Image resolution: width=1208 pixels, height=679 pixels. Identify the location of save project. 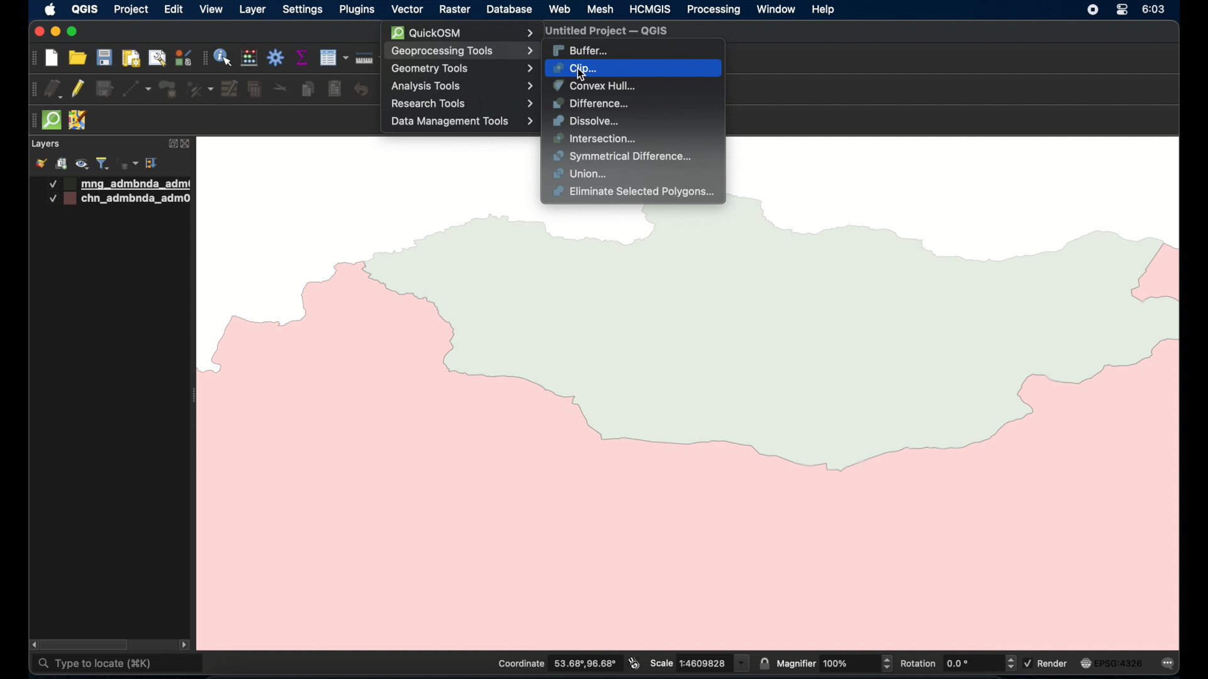
(104, 57).